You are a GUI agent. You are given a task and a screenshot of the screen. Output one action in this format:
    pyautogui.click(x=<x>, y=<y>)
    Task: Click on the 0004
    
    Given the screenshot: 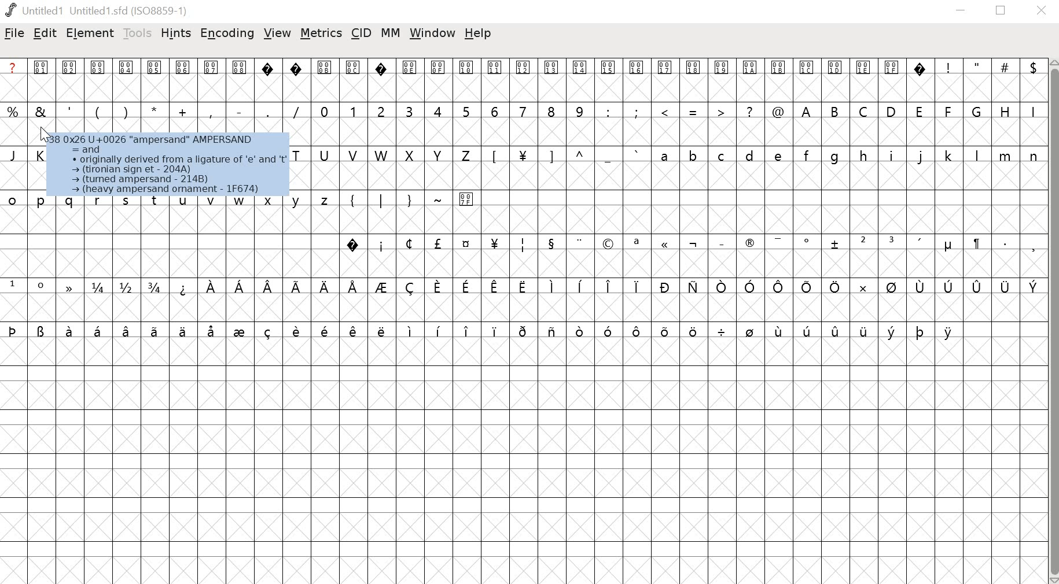 What is the action you would take?
    pyautogui.click(x=126, y=80)
    